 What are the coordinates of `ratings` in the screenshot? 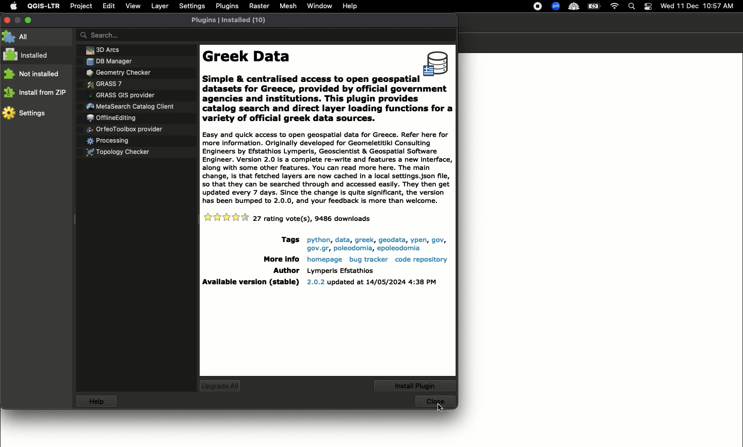 It's located at (227, 218).